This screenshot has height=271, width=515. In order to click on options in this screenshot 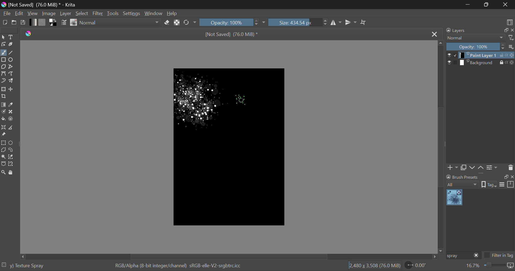, I will do `click(507, 184)`.